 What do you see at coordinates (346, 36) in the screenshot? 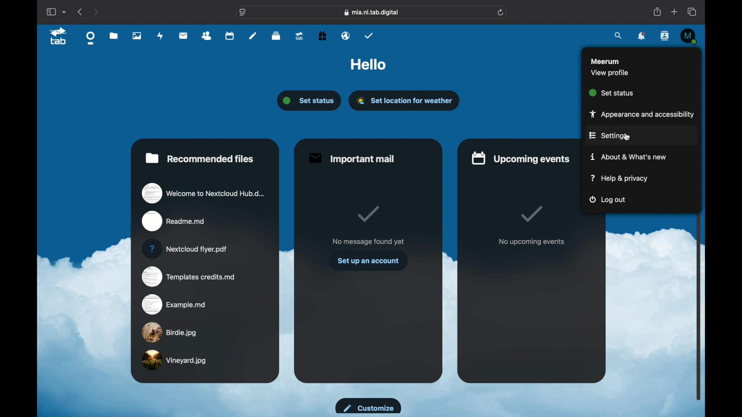
I see `emails` at bounding box center [346, 36].